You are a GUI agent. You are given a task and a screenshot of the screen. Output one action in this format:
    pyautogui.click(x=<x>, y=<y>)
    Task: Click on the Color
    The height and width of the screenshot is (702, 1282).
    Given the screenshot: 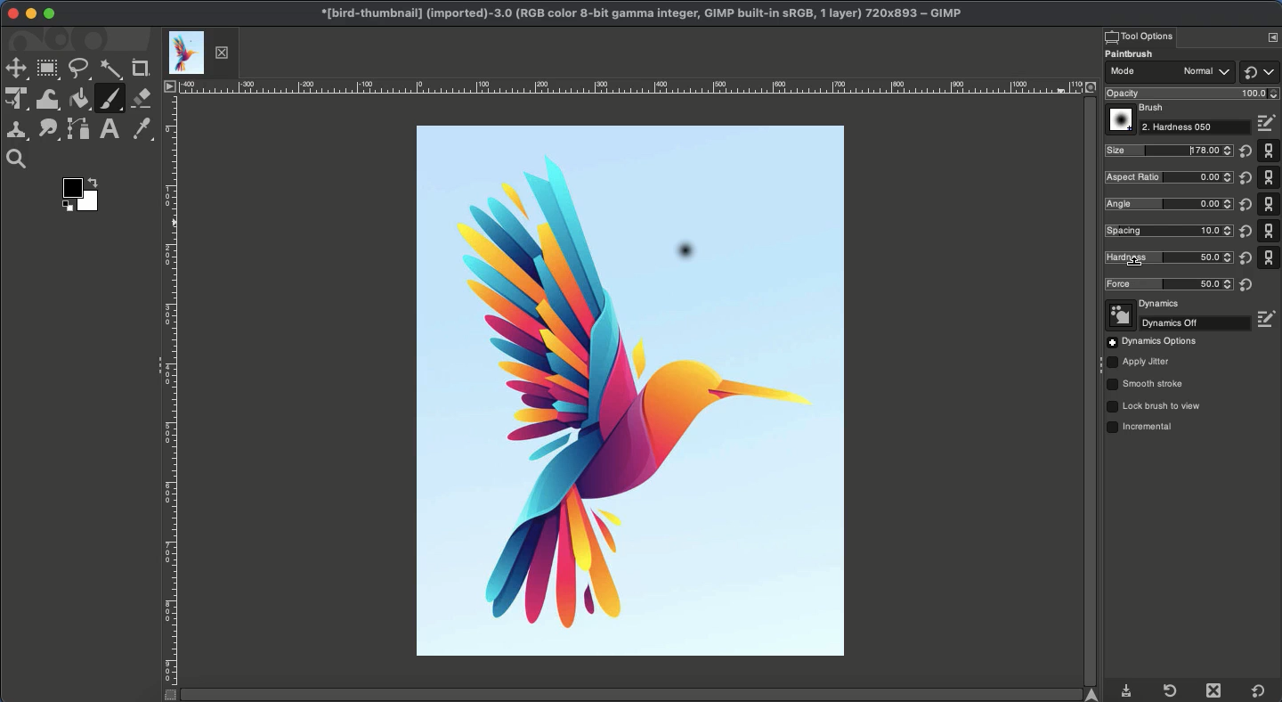 What is the action you would take?
    pyautogui.click(x=85, y=194)
    